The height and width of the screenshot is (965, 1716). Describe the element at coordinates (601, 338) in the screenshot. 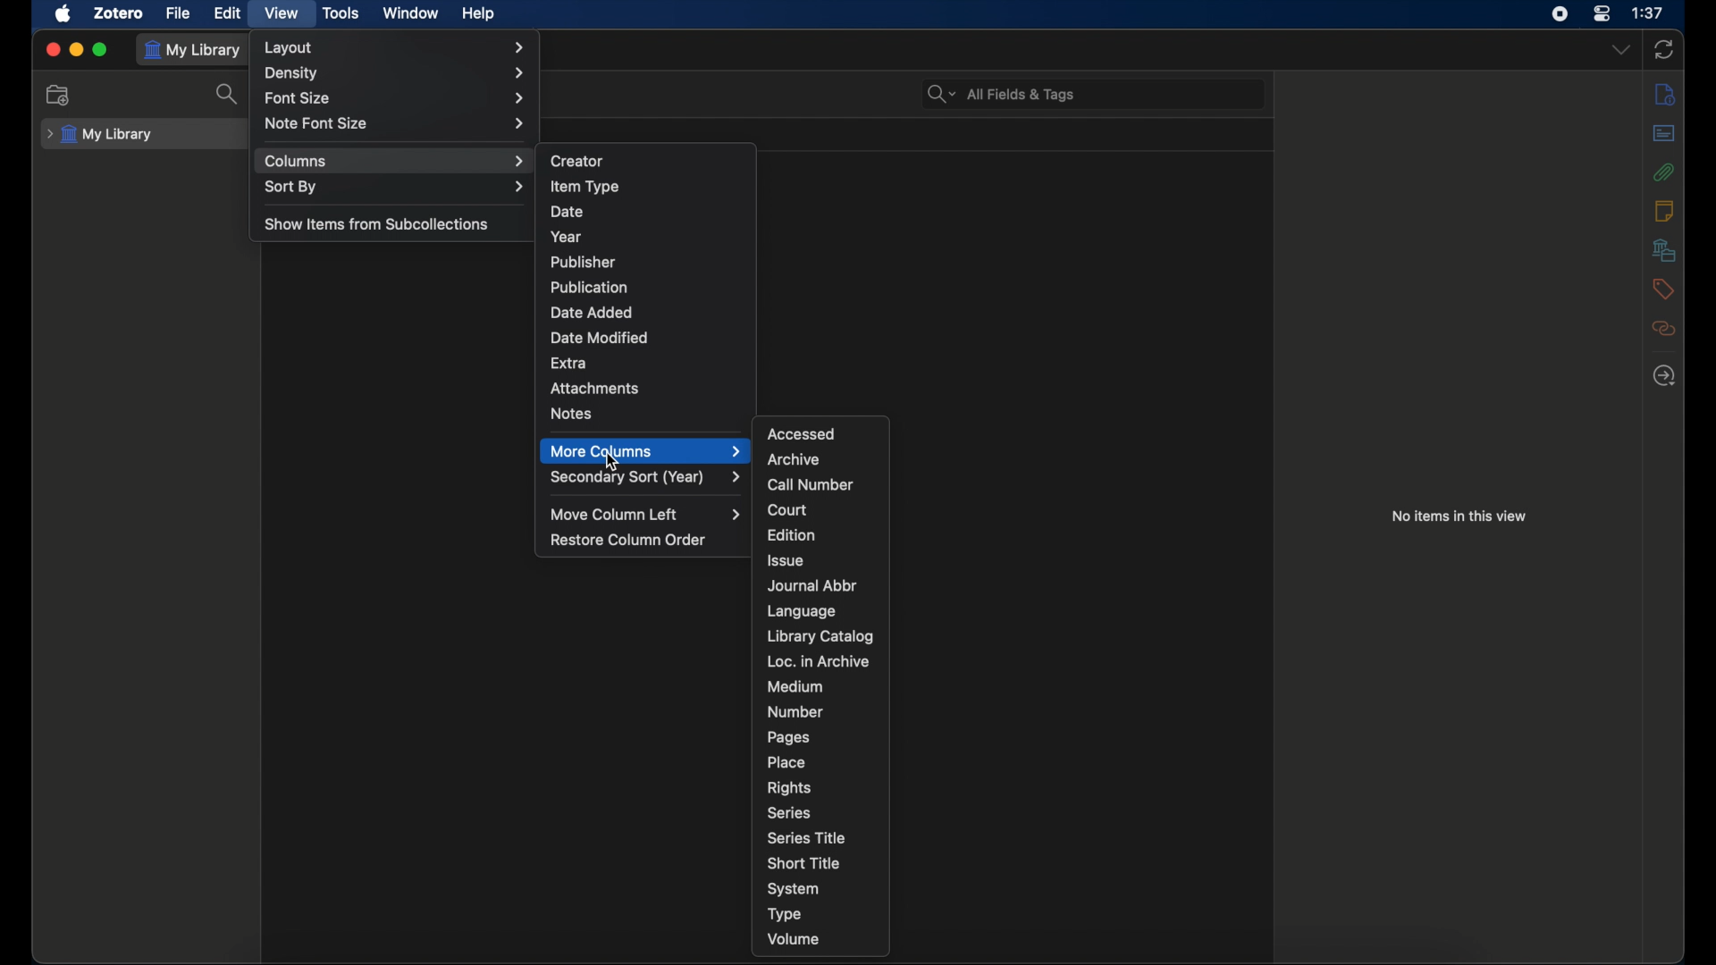

I see `date modified` at that location.